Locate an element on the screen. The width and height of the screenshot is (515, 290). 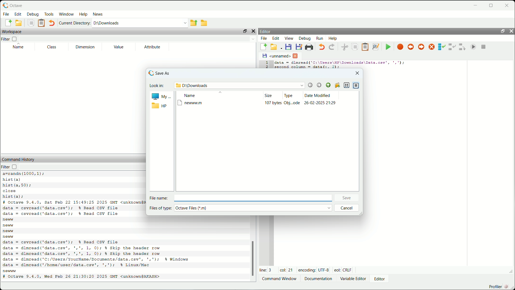
name is located at coordinates (19, 48).